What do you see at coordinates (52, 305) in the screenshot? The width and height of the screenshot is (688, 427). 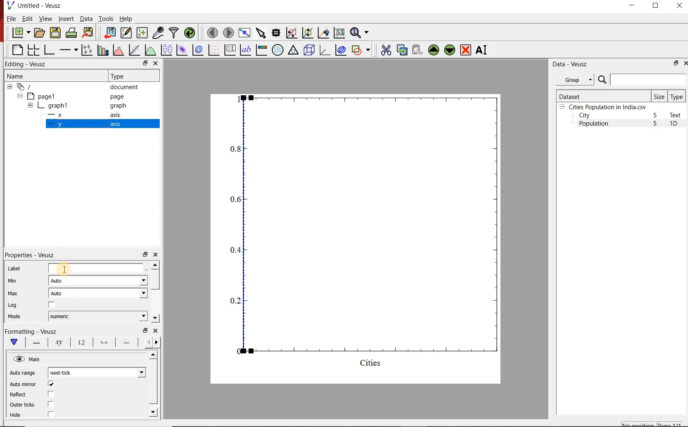 I see `check/uncheck` at bounding box center [52, 305].